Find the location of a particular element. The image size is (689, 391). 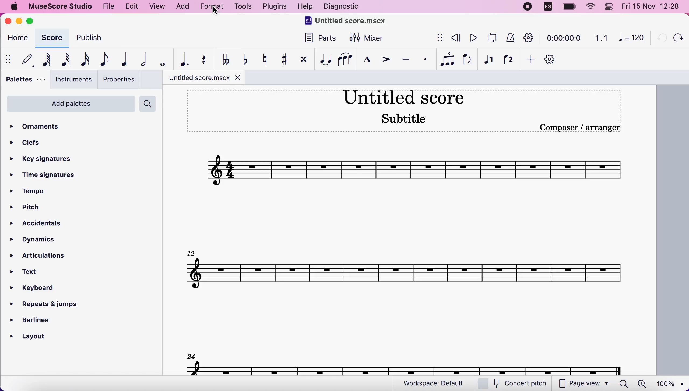

customization tool is located at coordinates (555, 60).